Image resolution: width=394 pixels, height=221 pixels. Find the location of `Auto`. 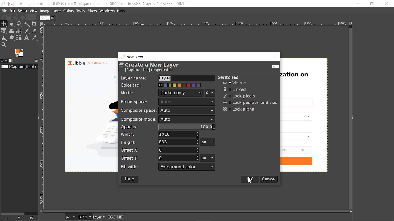

Auto is located at coordinates (187, 102).